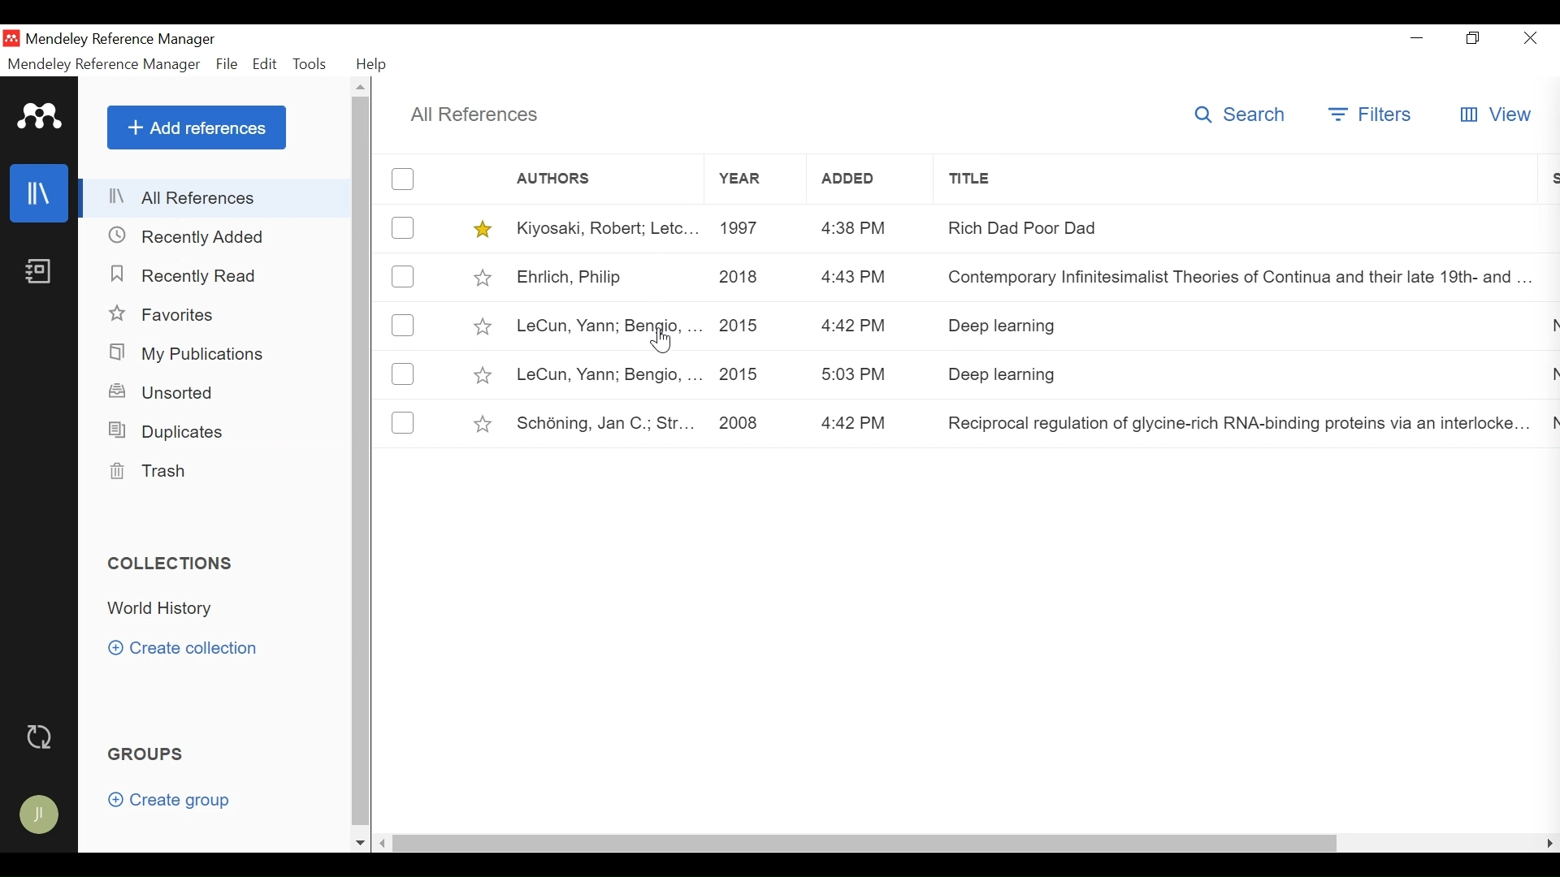 The height and width of the screenshot is (877, 1560). Describe the element at coordinates (41, 816) in the screenshot. I see `Avatar` at that location.